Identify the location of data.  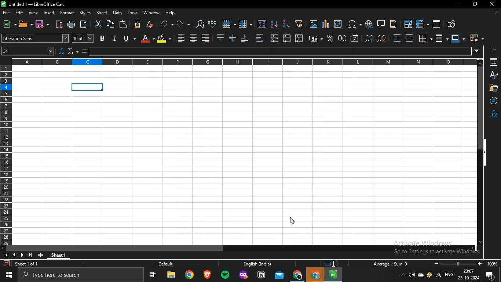
(117, 12).